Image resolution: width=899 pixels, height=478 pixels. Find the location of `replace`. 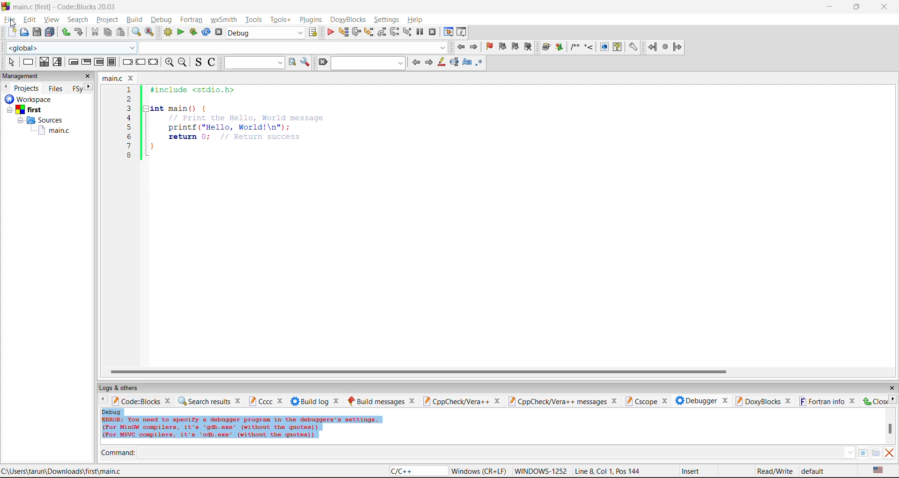

replace is located at coordinates (150, 32).